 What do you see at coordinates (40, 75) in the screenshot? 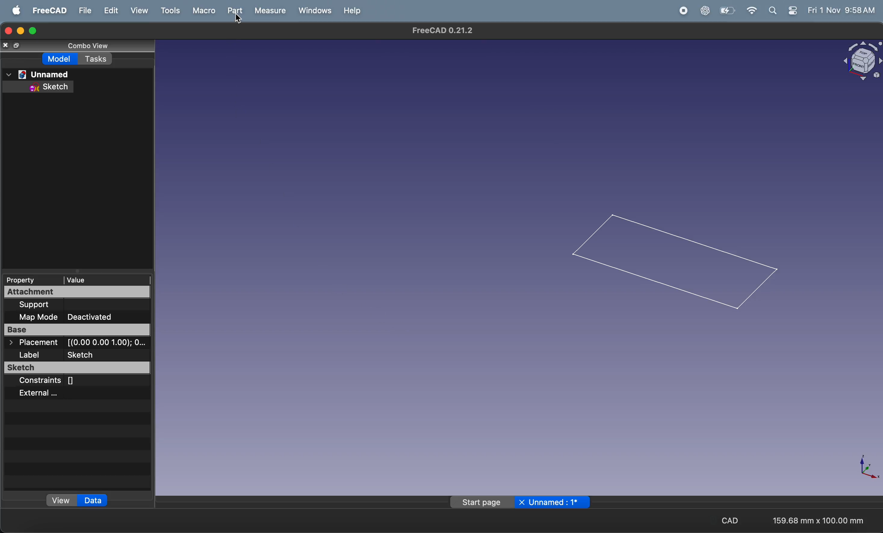
I see `unnamed` at bounding box center [40, 75].